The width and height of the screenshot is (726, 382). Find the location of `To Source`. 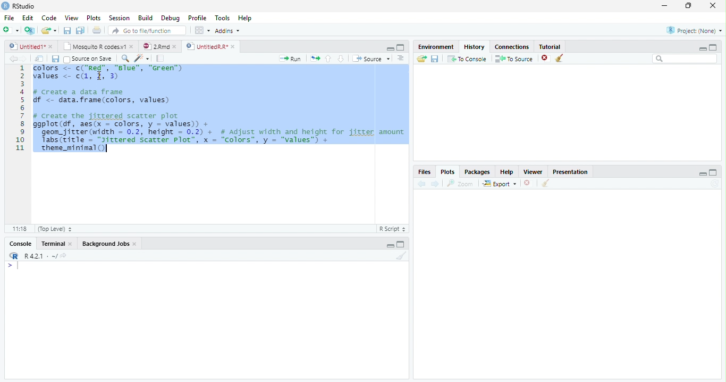

To Source is located at coordinates (514, 59).